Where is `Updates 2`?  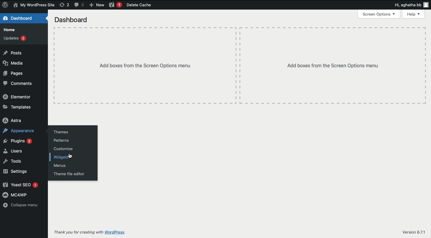
Updates 2 is located at coordinates (16, 39).